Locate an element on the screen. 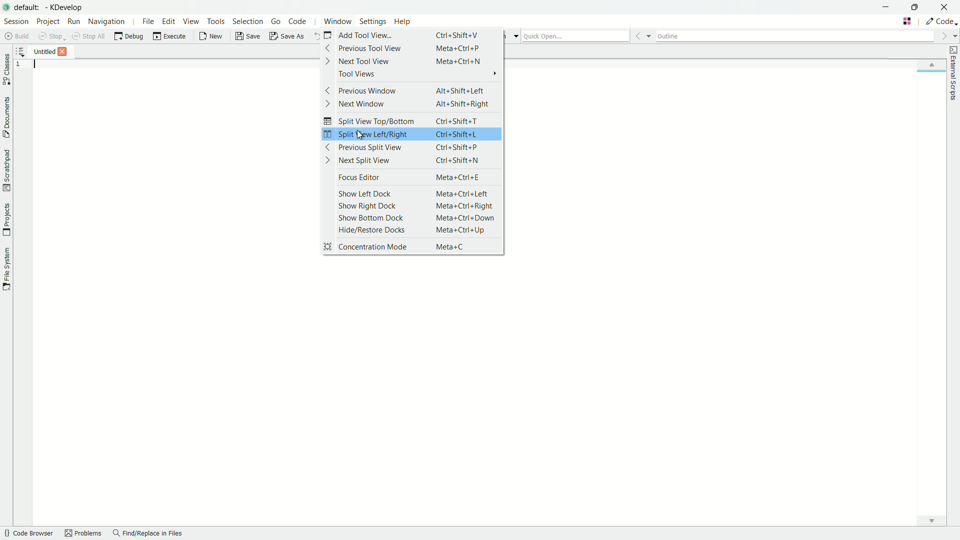 Image resolution: width=960 pixels, height=540 pixels. code browser is located at coordinates (29, 534).